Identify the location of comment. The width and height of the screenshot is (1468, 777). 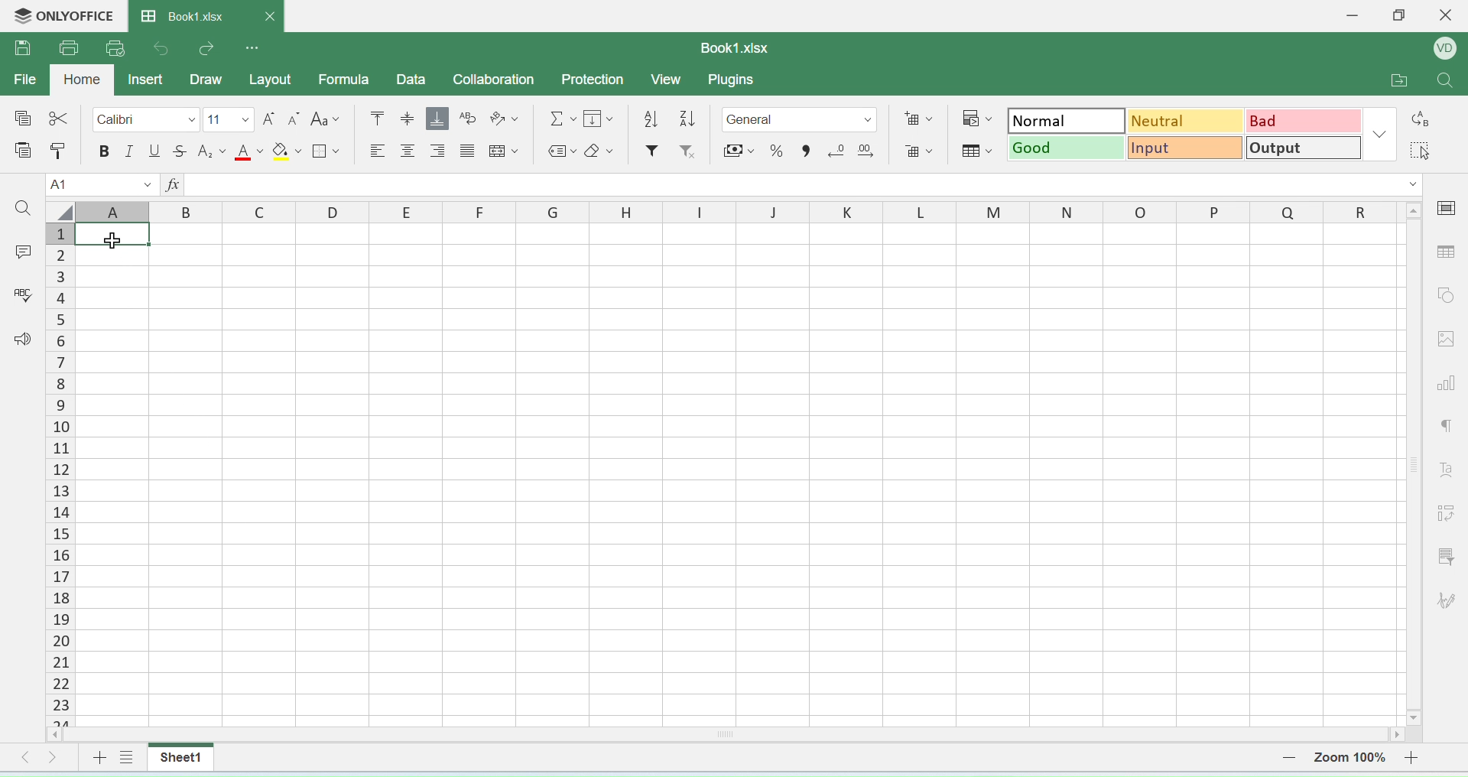
(26, 250).